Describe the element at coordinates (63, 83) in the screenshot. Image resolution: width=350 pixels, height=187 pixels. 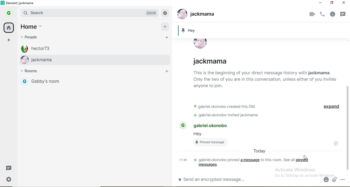
I see `gabby's room` at that location.